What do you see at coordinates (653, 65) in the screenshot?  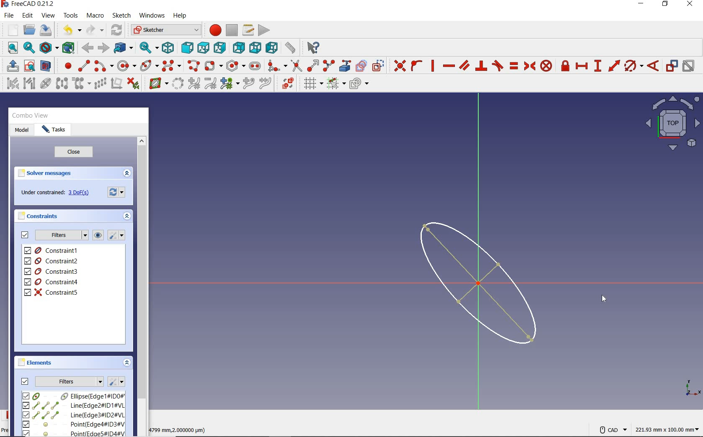 I see `constrain angle` at bounding box center [653, 65].